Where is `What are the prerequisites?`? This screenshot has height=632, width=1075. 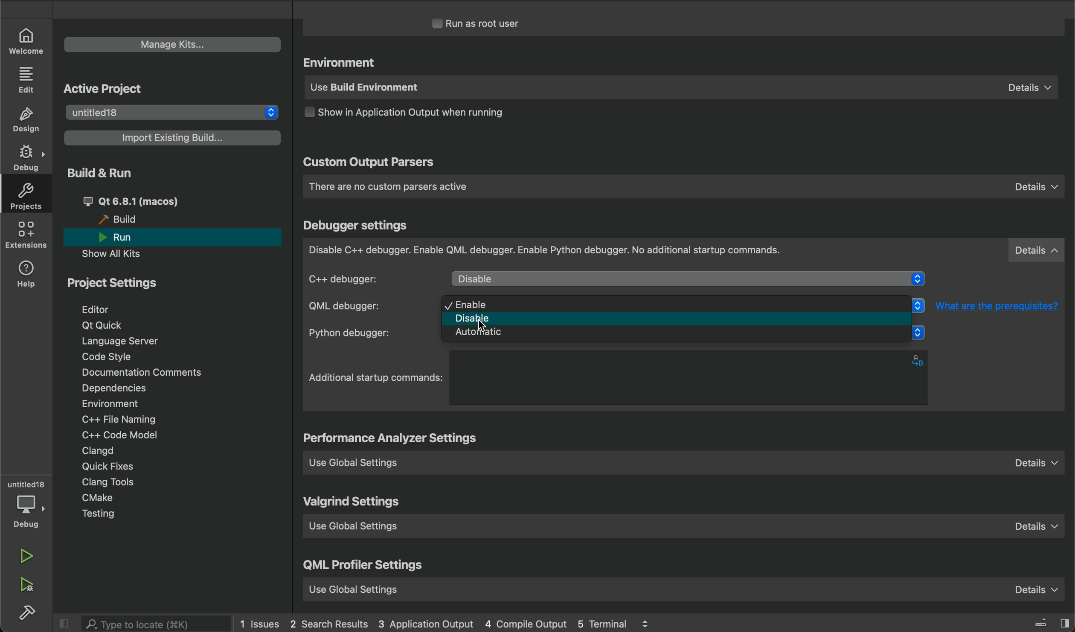
What are the prerequisites? is located at coordinates (1002, 305).